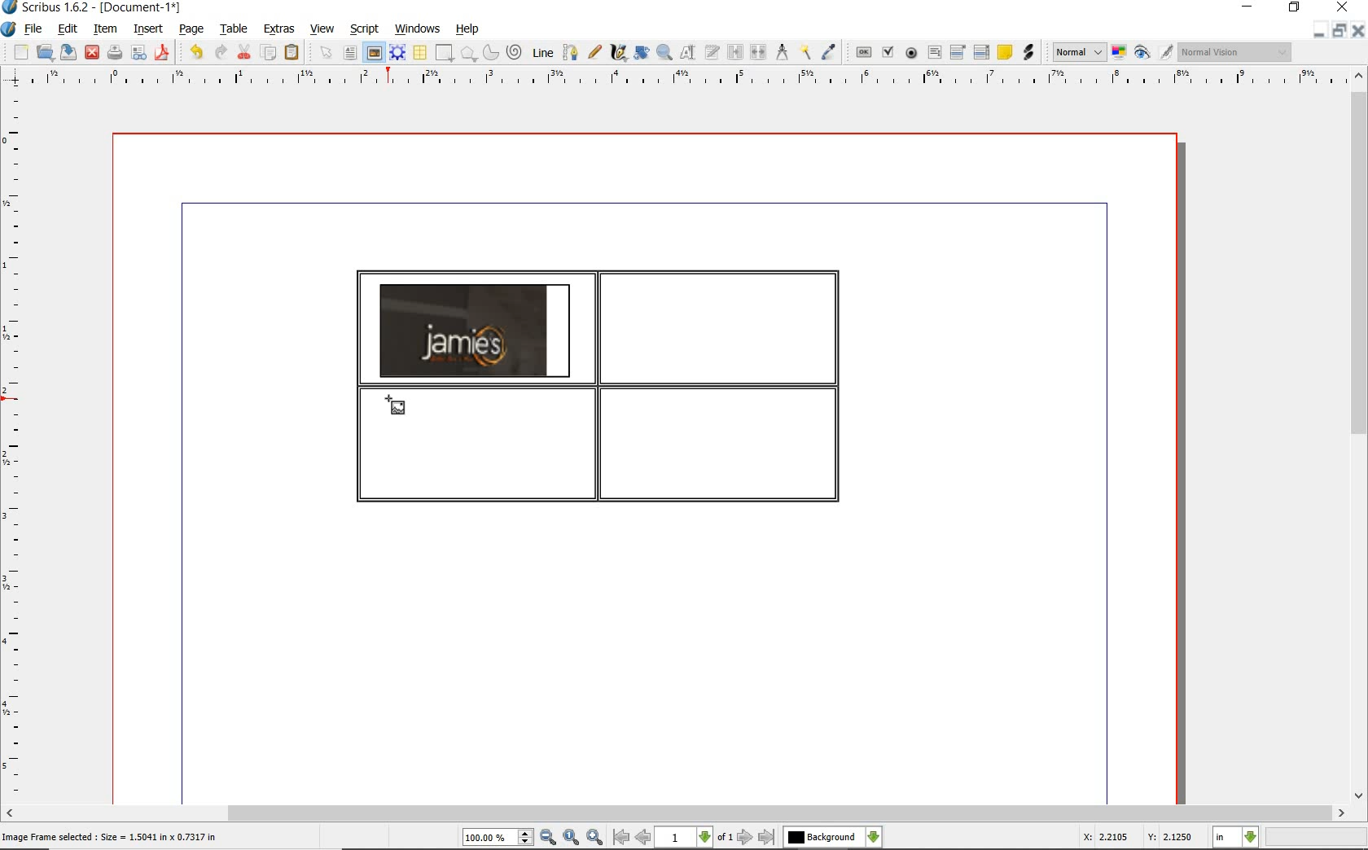 The image size is (1368, 850). What do you see at coordinates (570, 52) in the screenshot?
I see `bezier curve` at bounding box center [570, 52].